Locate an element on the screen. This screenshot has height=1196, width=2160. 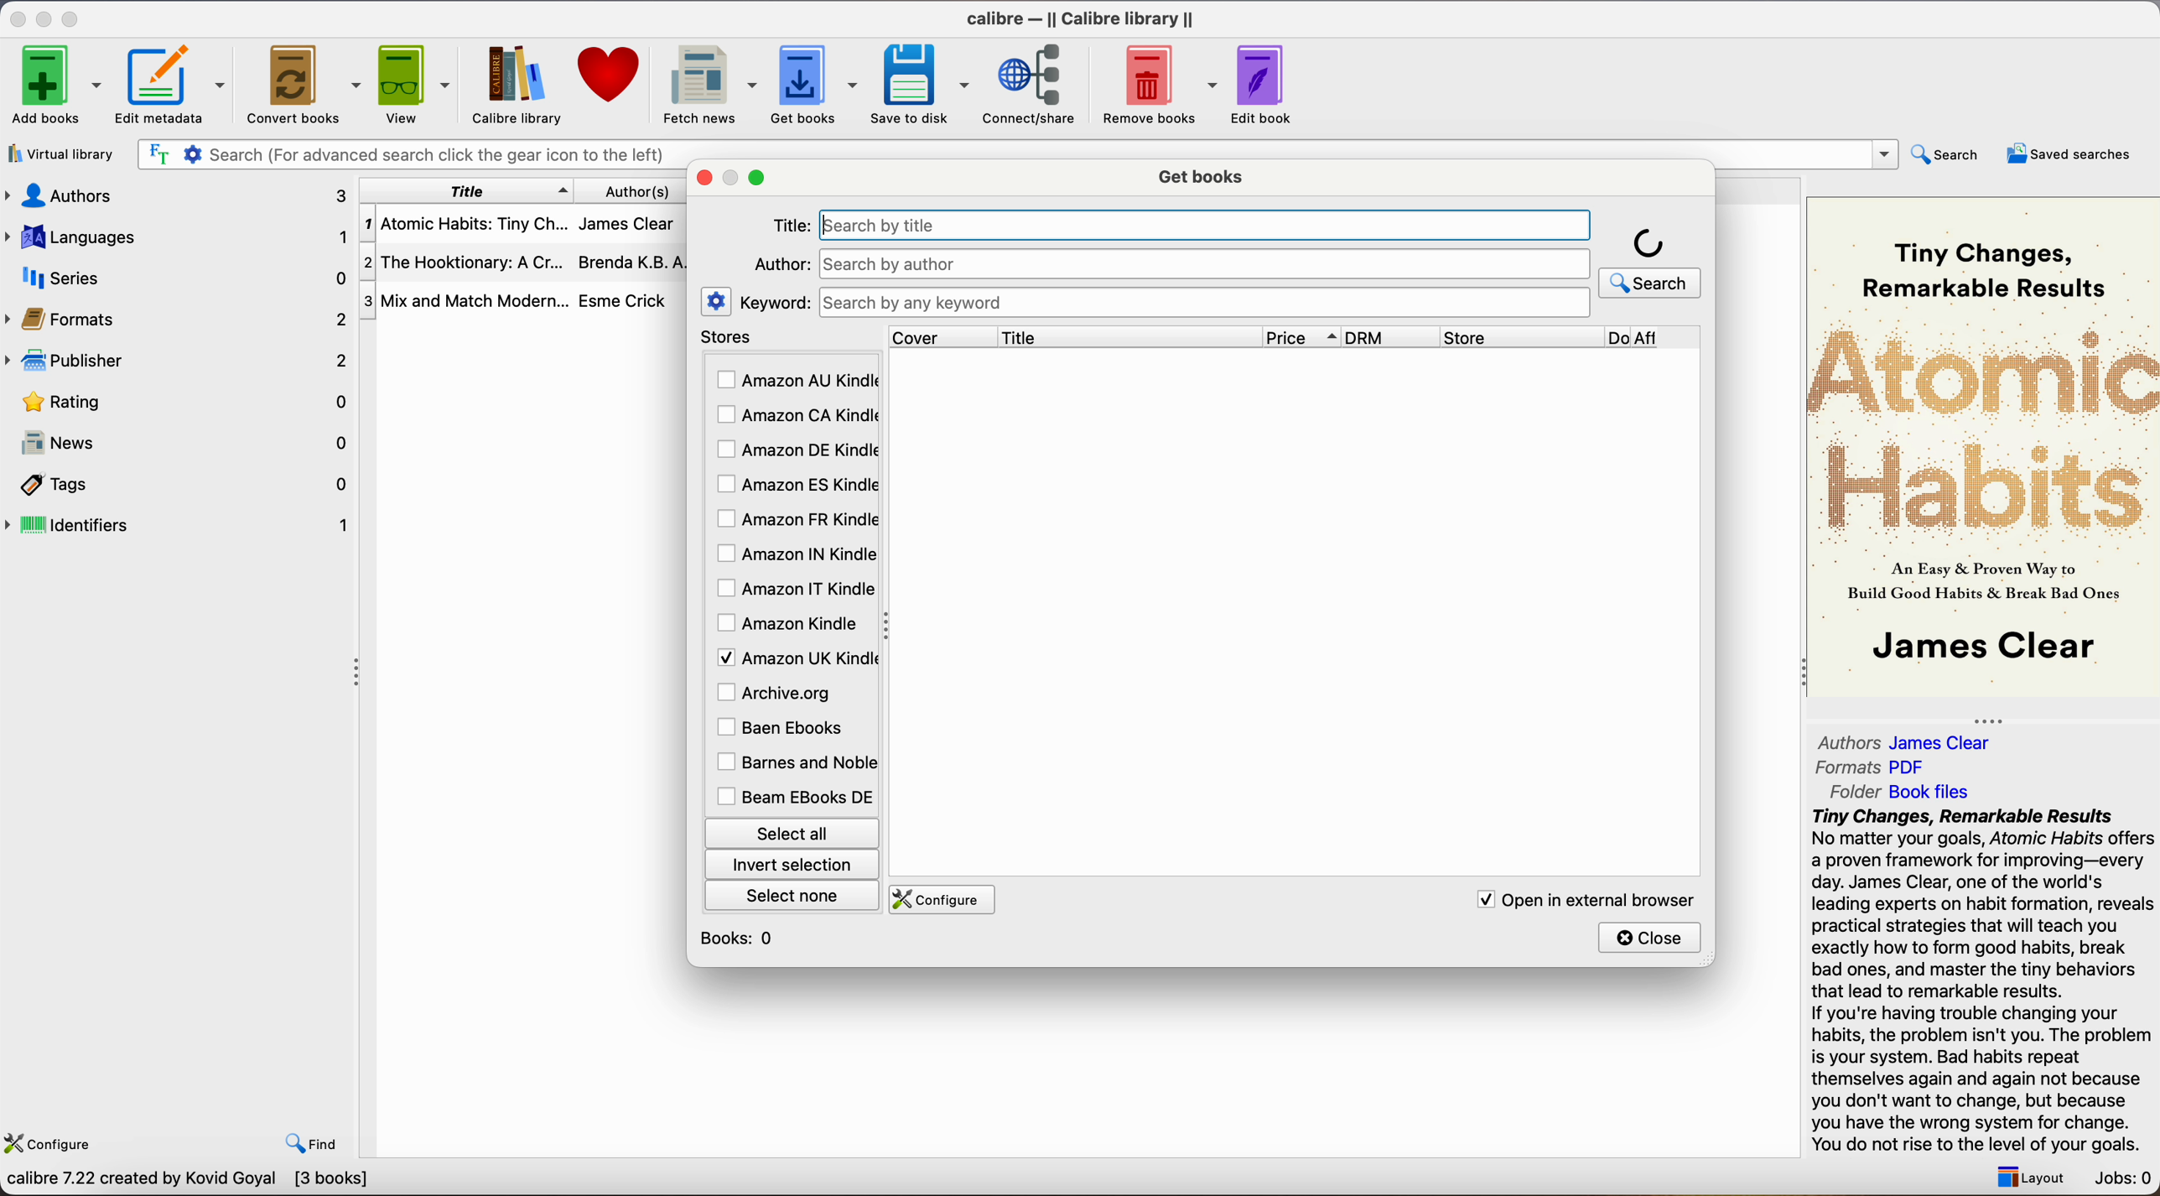
Amazon UK Kindle is located at coordinates (794, 657).